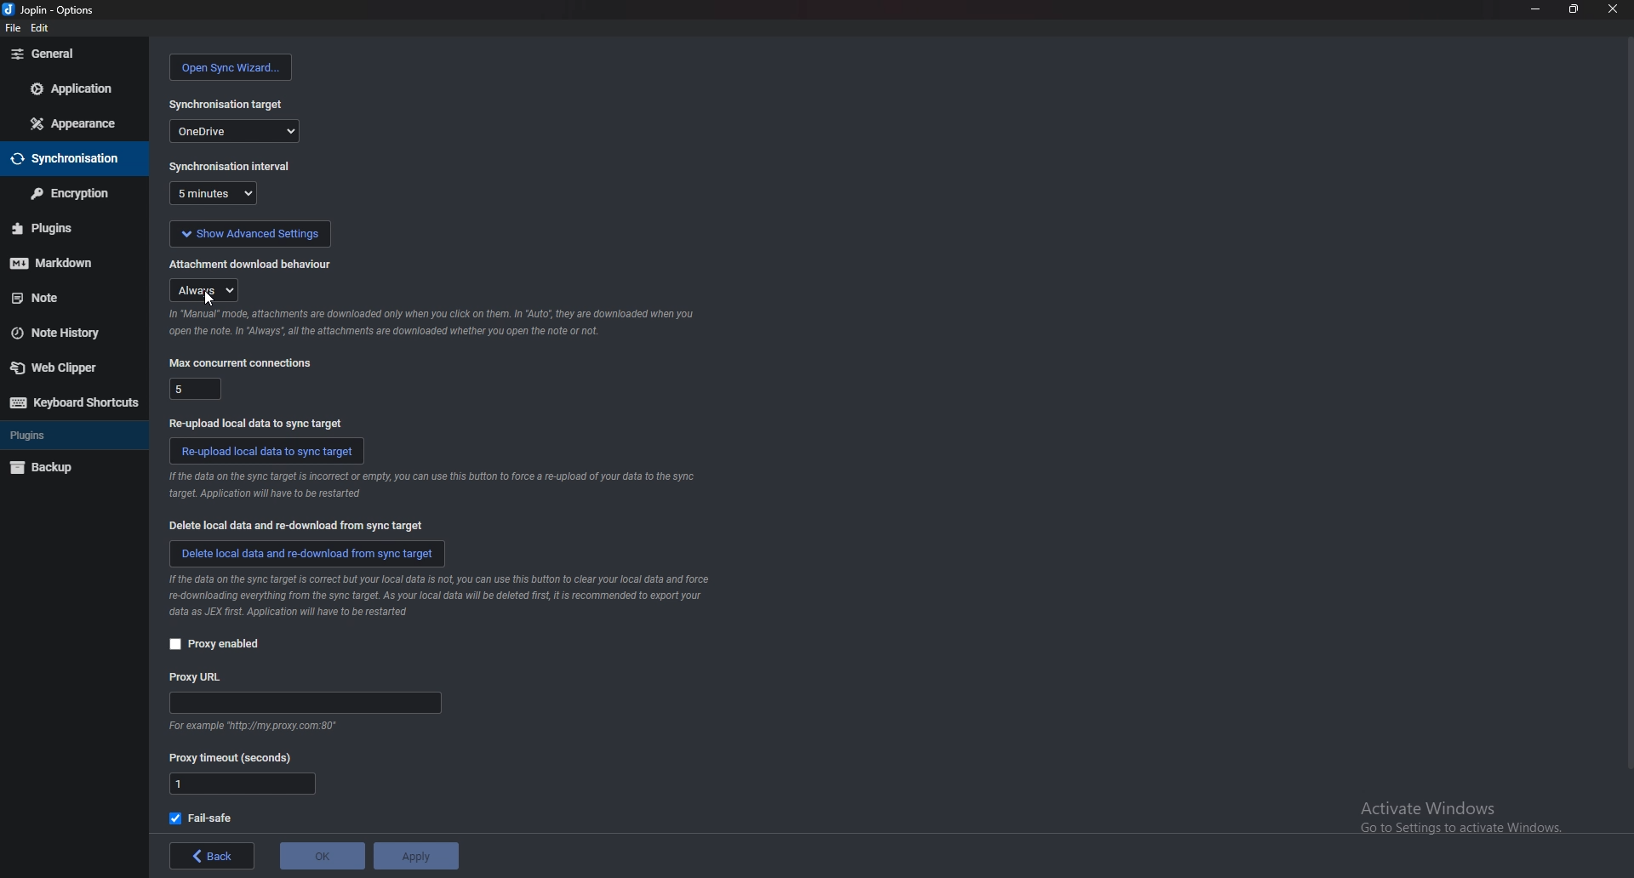 The width and height of the screenshot is (1634, 878). I want to click on proxy timeout, so click(231, 759).